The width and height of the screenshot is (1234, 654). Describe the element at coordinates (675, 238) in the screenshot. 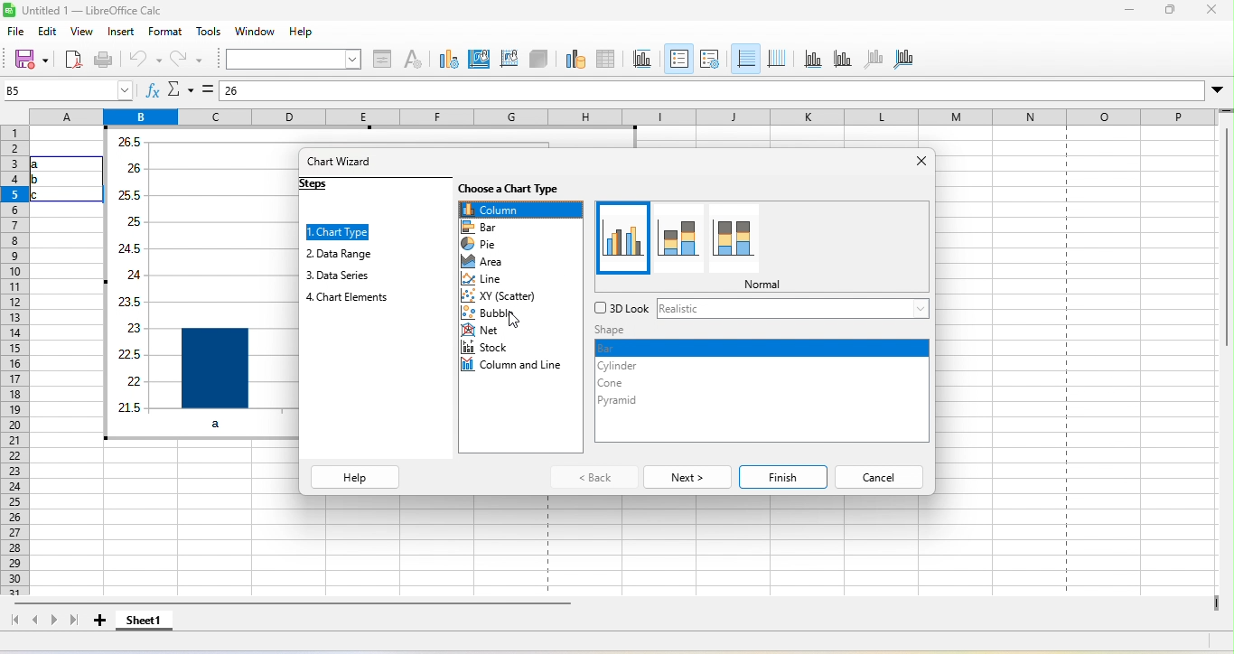

I see `stacked` at that location.